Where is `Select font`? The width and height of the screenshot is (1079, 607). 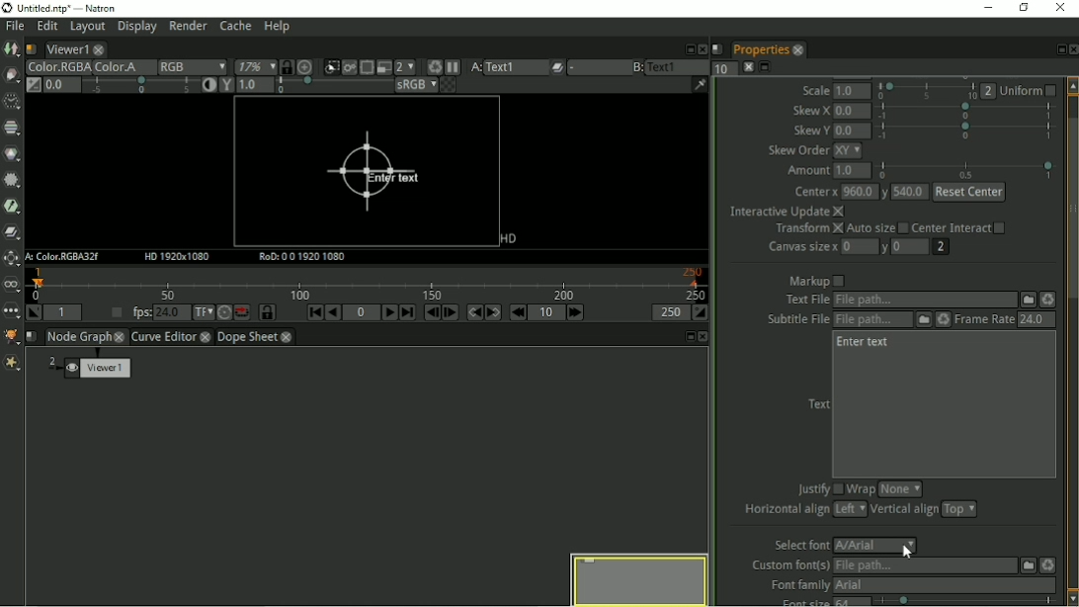 Select font is located at coordinates (797, 545).